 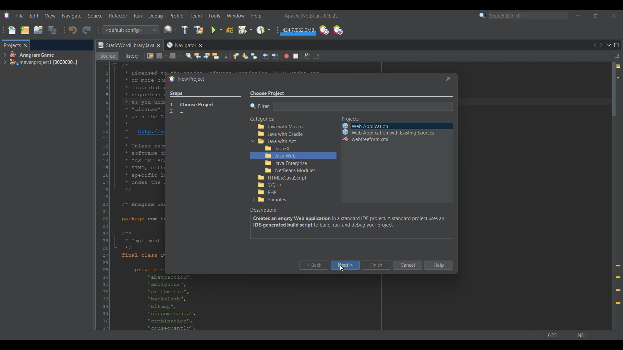 What do you see at coordinates (299, 31) in the screenshot?
I see `Garbage collection changed` at bounding box center [299, 31].